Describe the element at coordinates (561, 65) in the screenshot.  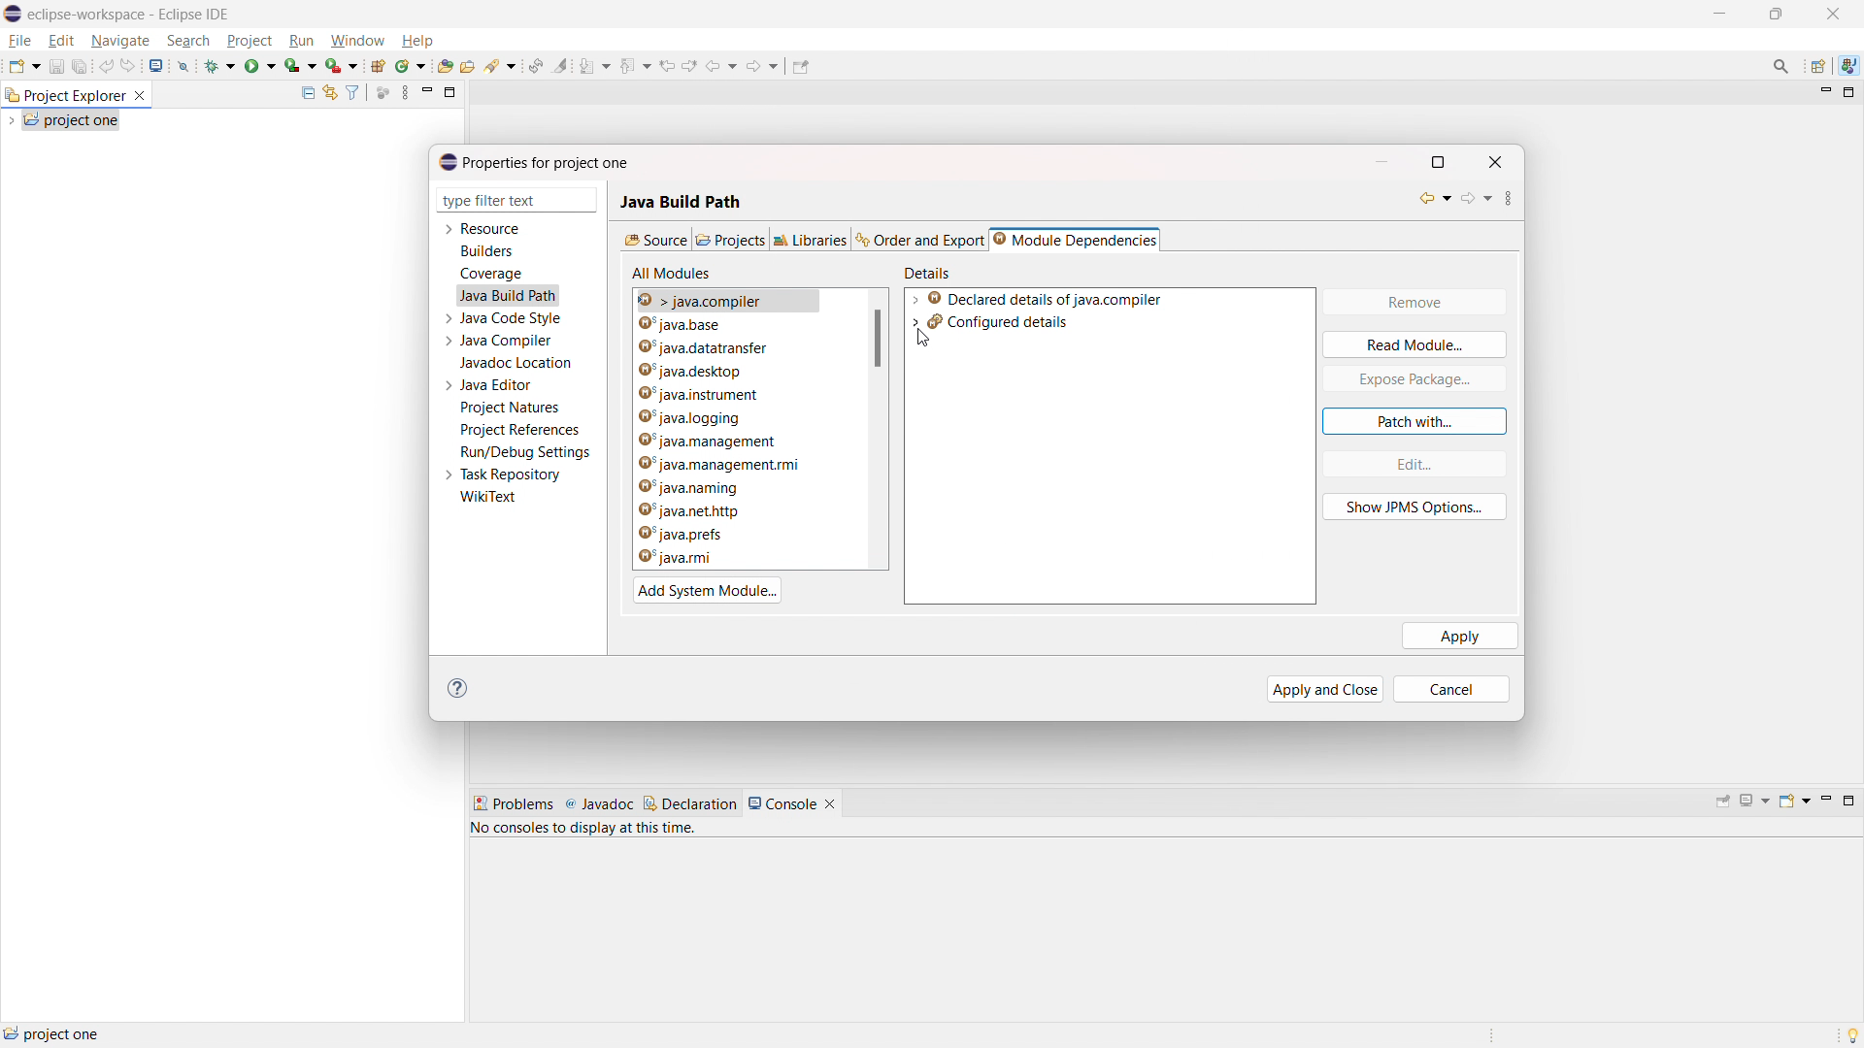
I see `toggle ant mark occurances` at that location.